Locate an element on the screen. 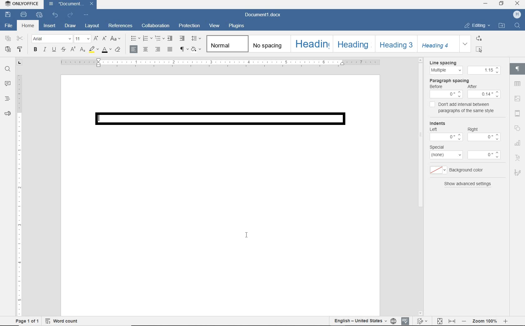  font size is located at coordinates (82, 39).